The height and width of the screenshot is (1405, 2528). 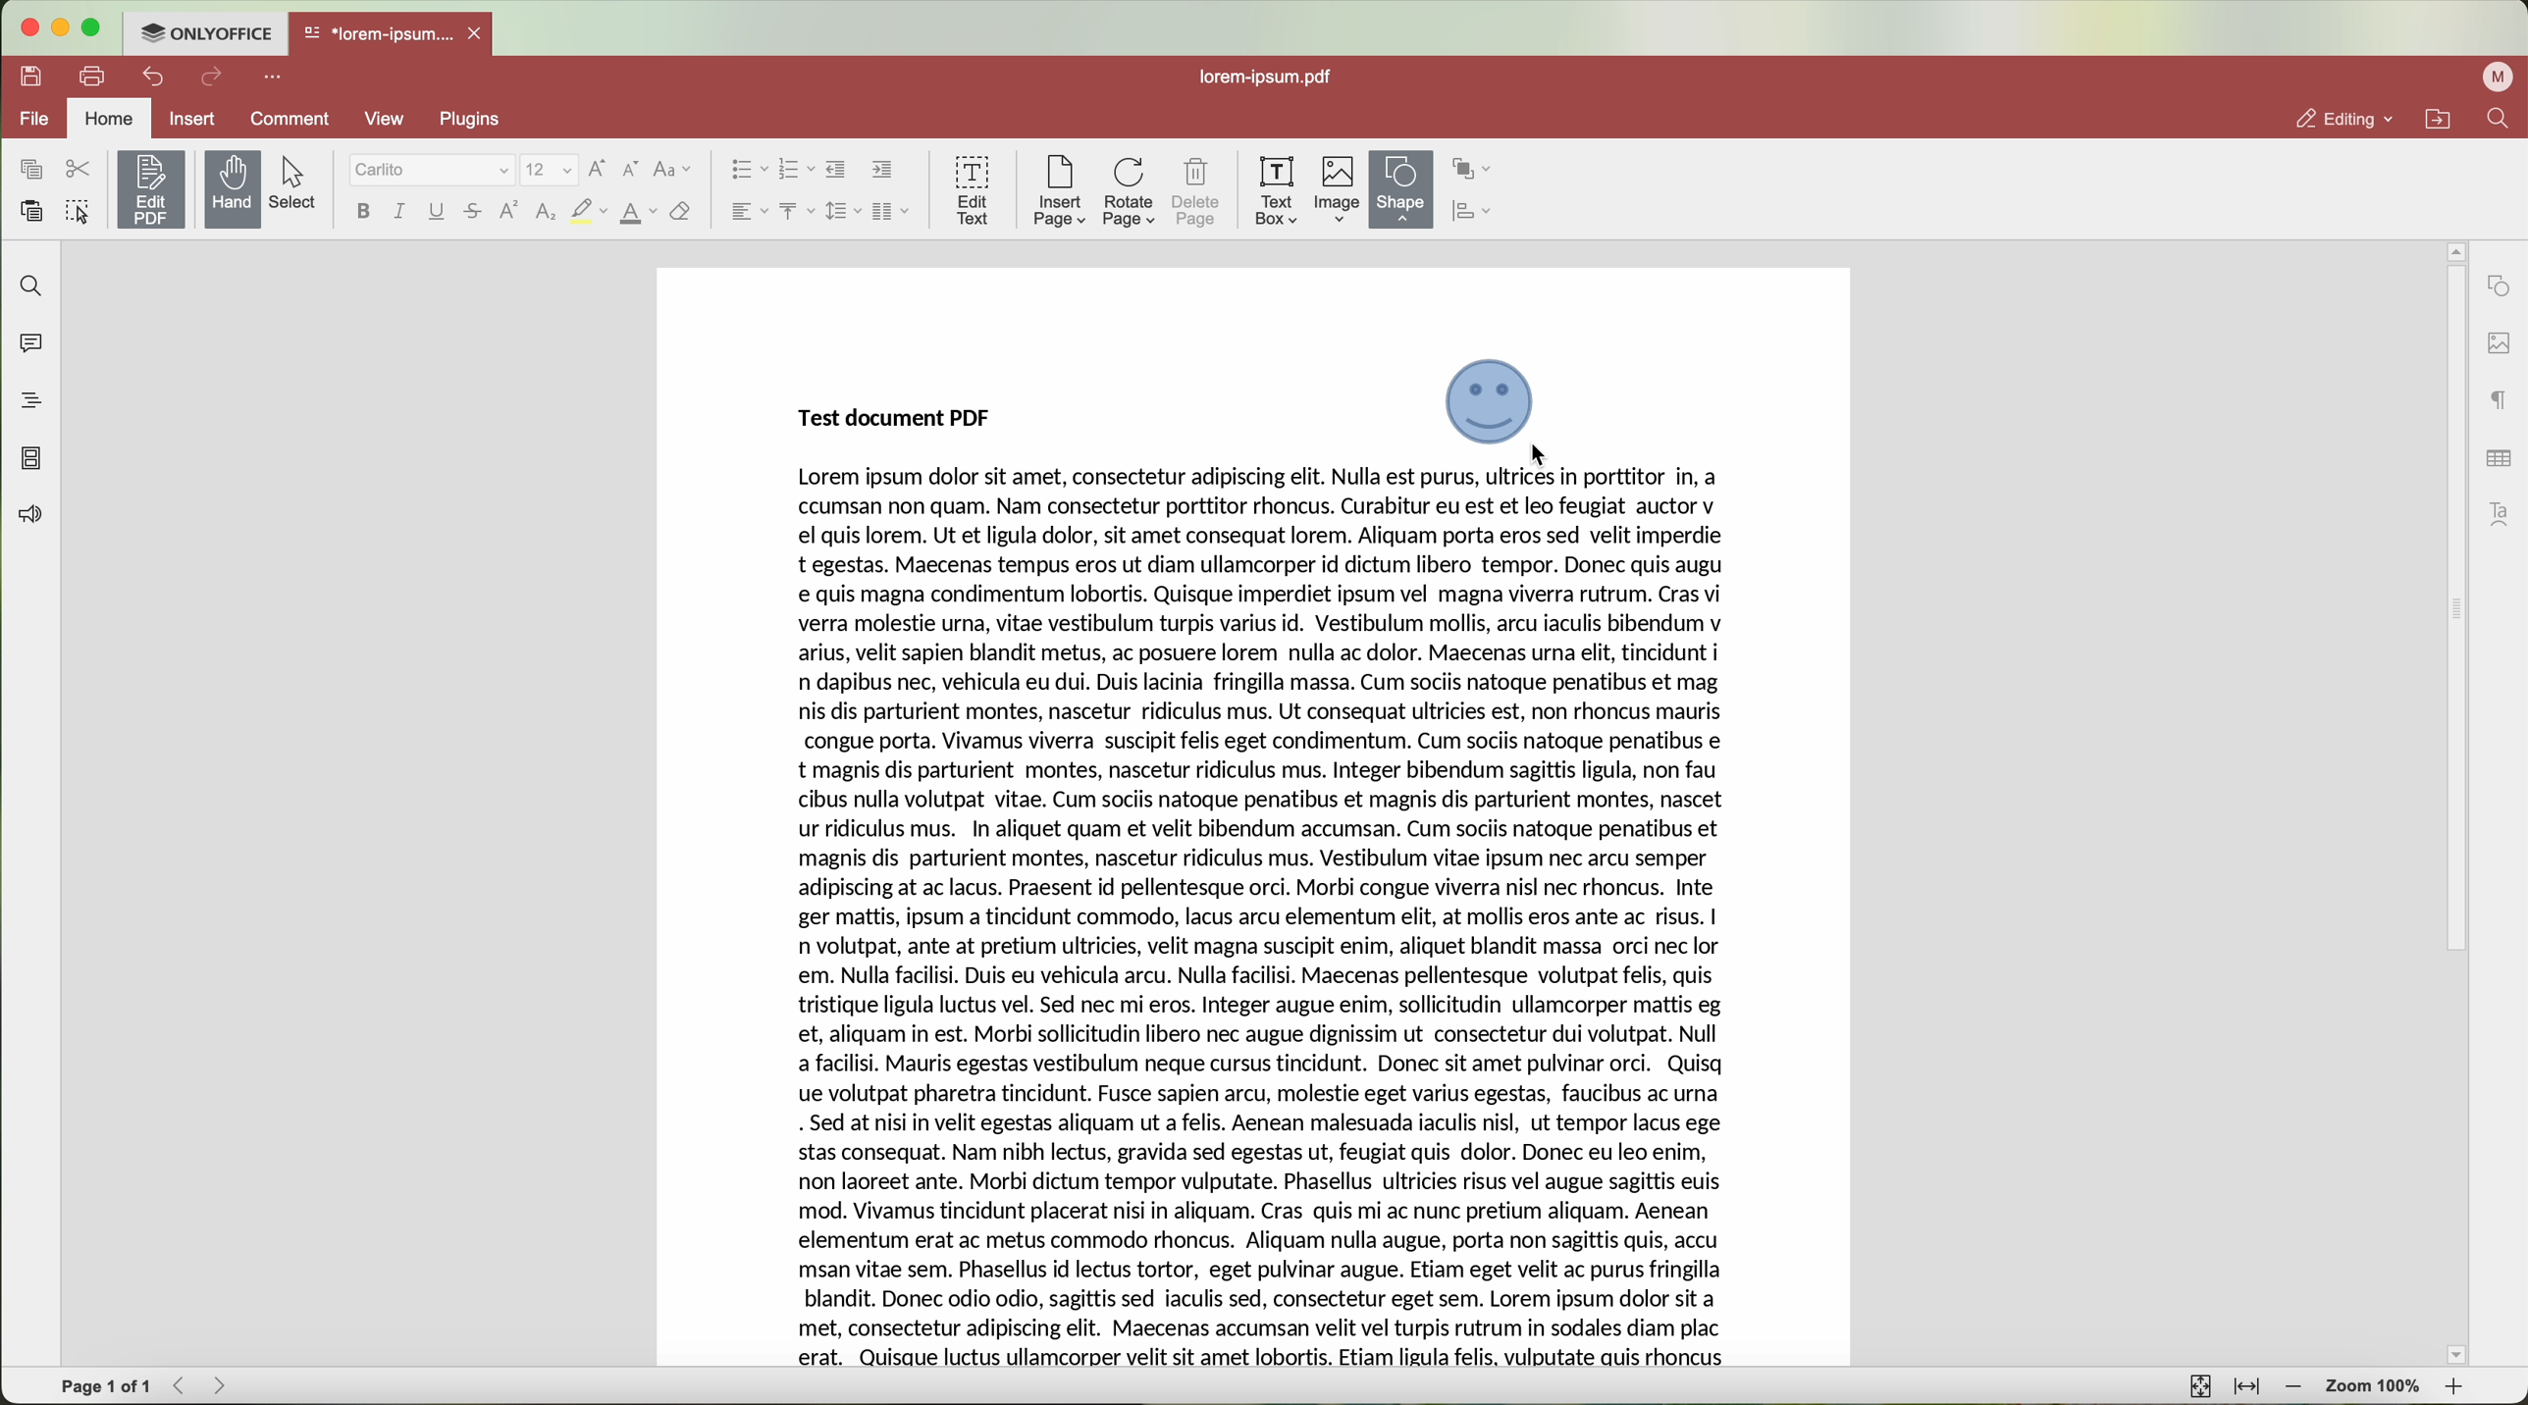 What do you see at coordinates (1130, 192) in the screenshot?
I see `rotate page` at bounding box center [1130, 192].